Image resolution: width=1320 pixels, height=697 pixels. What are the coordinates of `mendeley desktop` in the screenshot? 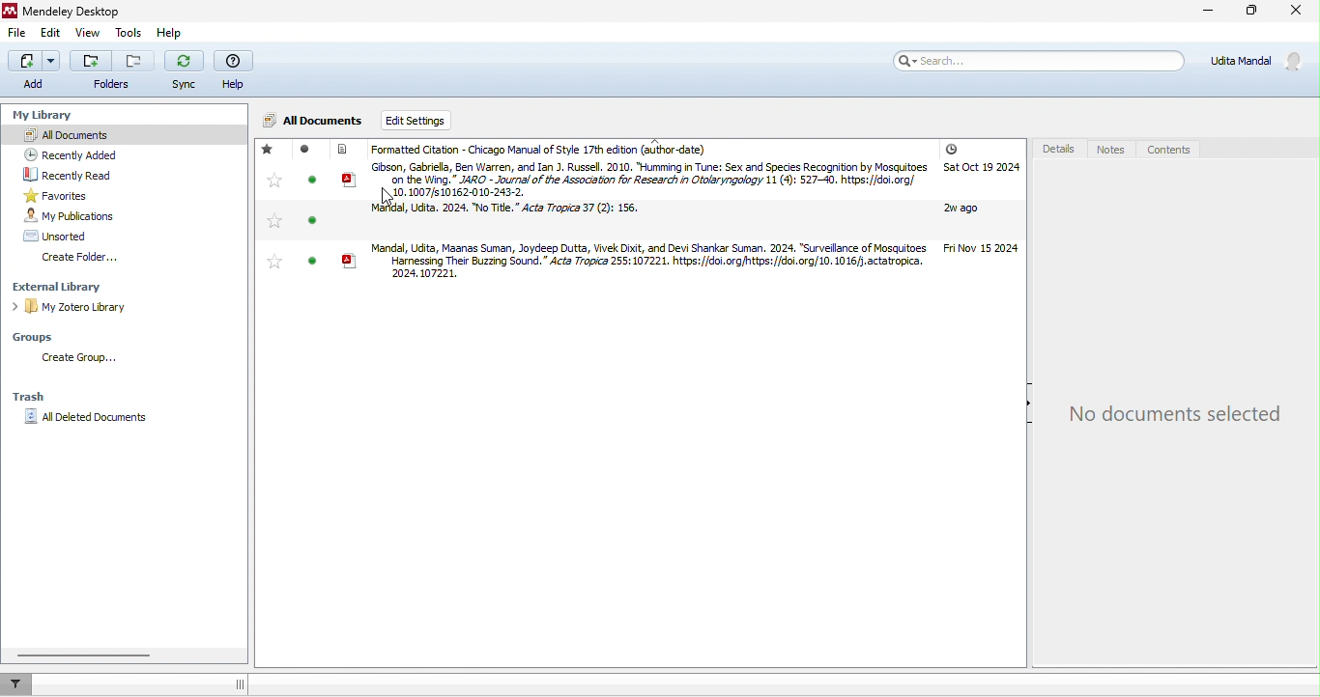 It's located at (88, 10).